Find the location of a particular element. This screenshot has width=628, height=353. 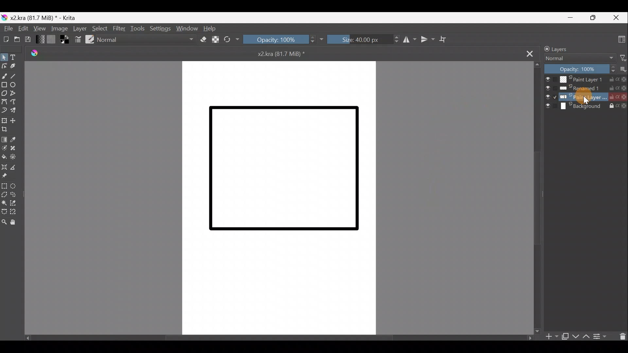

Reference images tool is located at coordinates (8, 177).